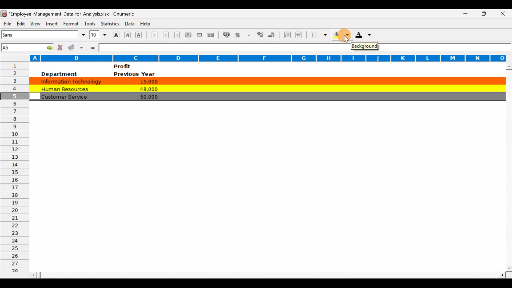 This screenshot has height=288, width=512. Describe the element at coordinates (178, 35) in the screenshot. I see `Align right` at that location.